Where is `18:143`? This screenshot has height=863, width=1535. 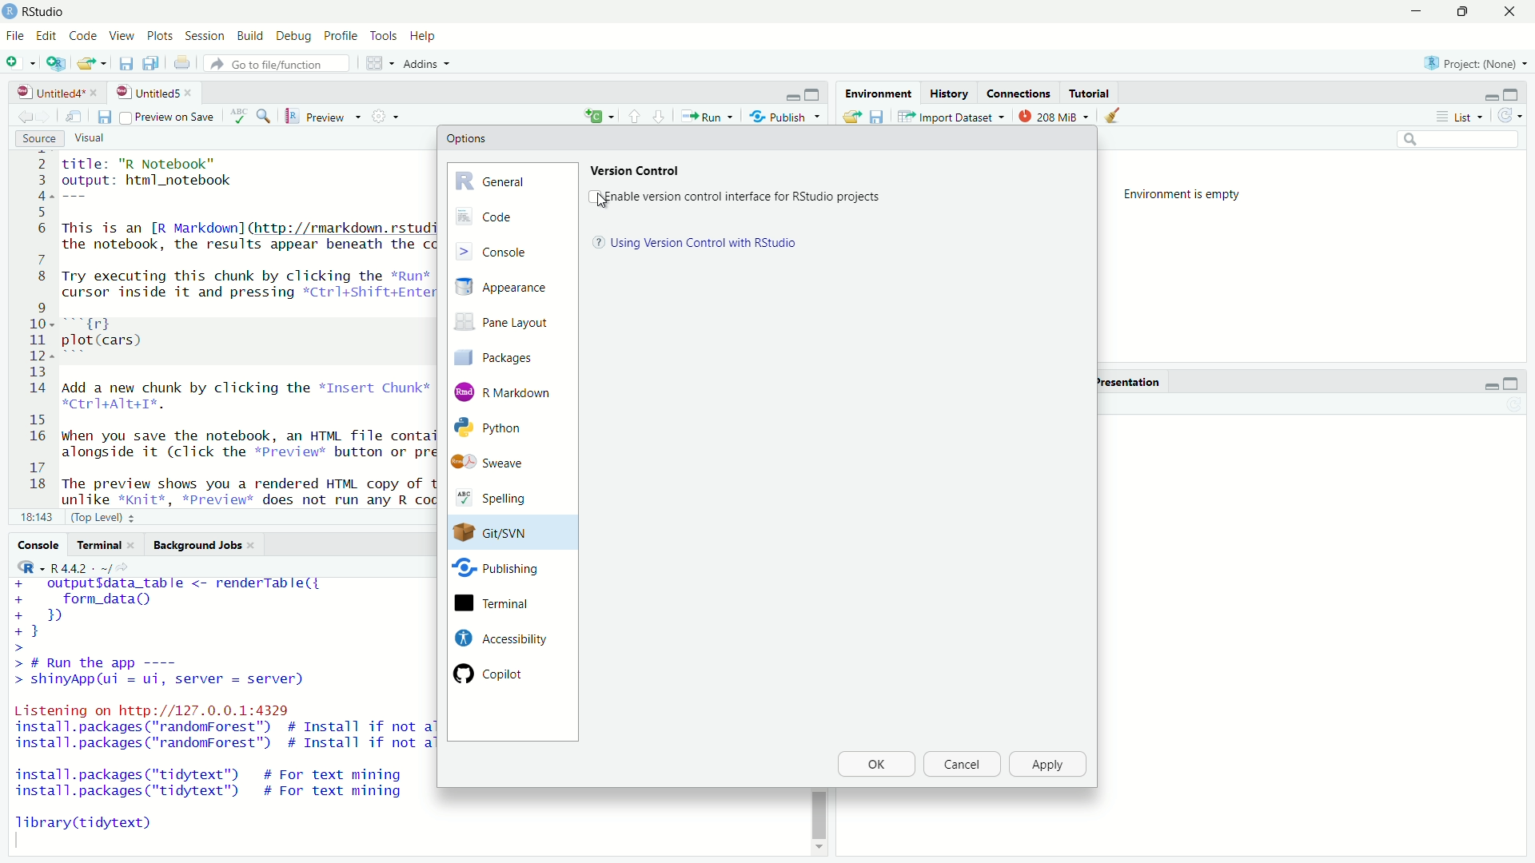 18:143 is located at coordinates (36, 516).